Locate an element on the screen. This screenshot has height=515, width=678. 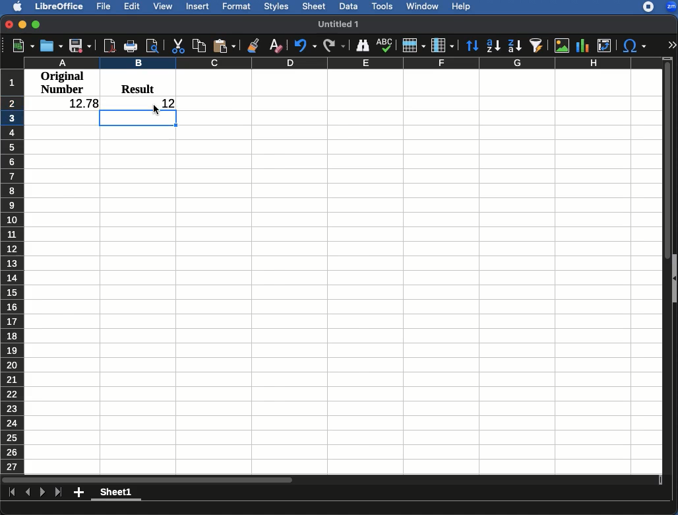
Chart is located at coordinates (584, 44).